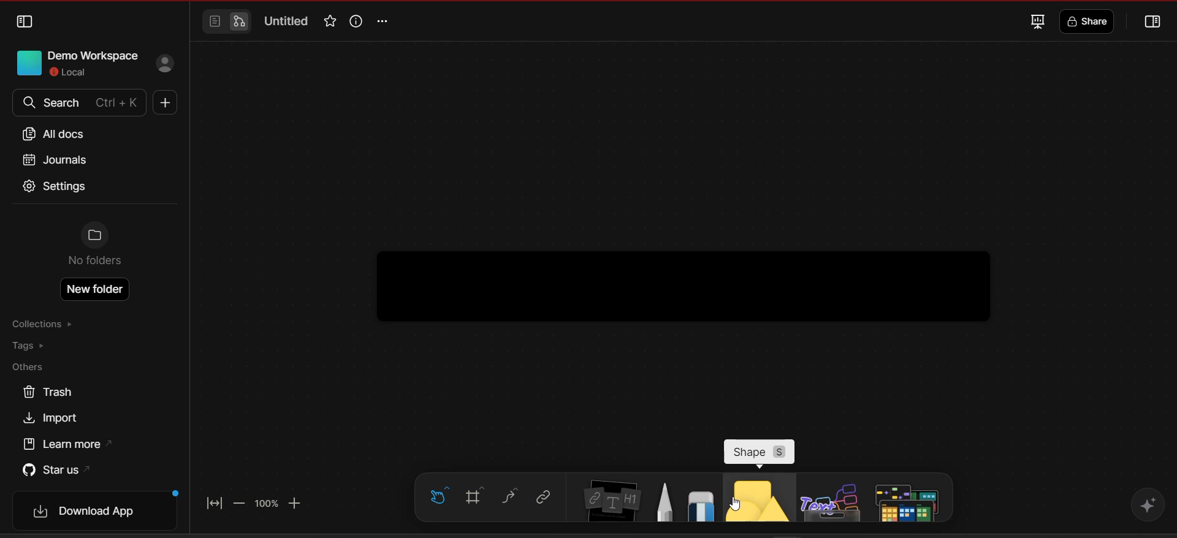 This screenshot has height=538, width=1177. I want to click on pen, so click(665, 501).